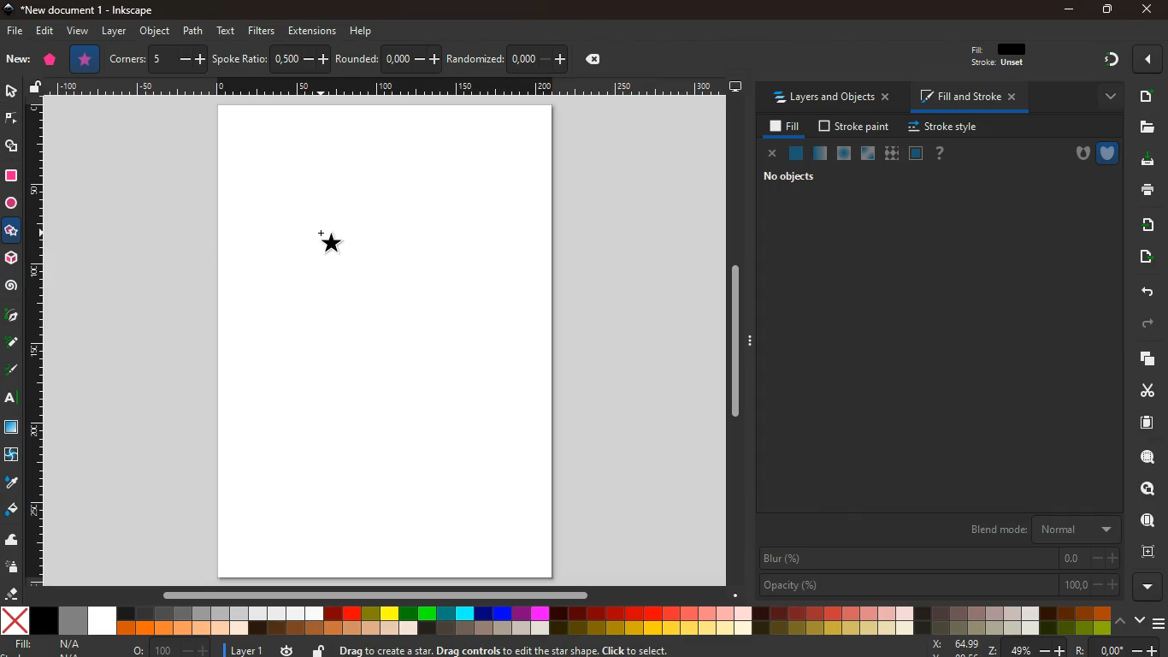 The image size is (1168, 657). What do you see at coordinates (13, 204) in the screenshot?
I see `circle` at bounding box center [13, 204].